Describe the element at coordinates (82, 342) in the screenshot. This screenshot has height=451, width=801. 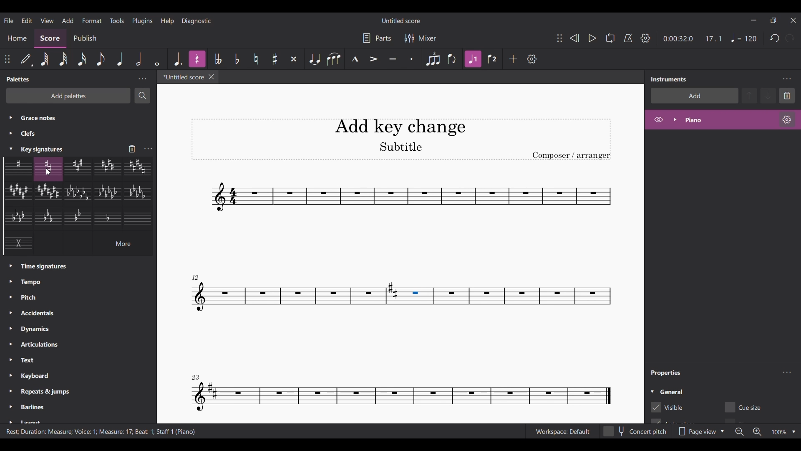
I see `Palettes listed under all Palettes` at that location.